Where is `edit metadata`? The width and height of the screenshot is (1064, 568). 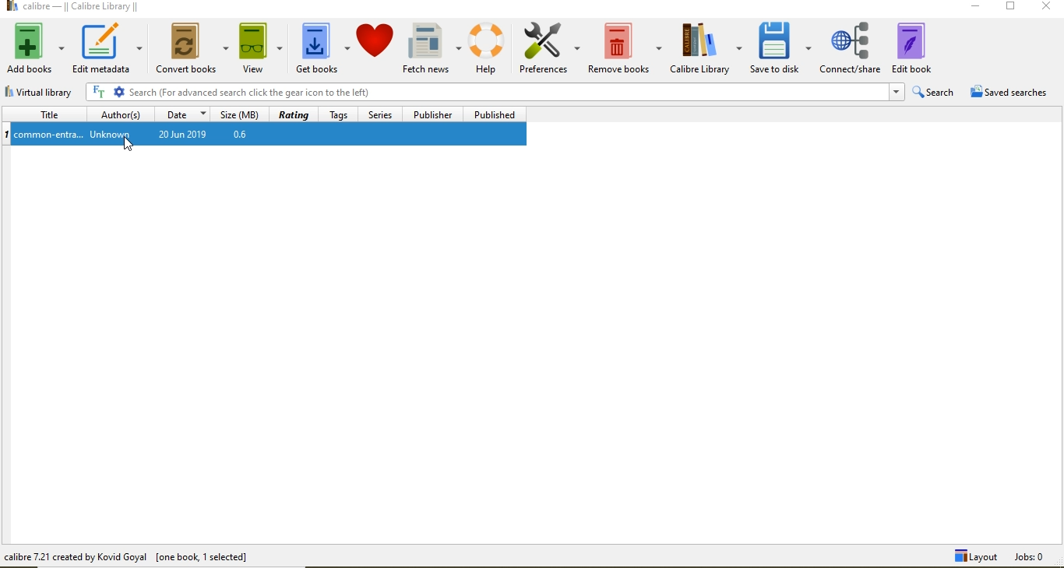 edit metadata is located at coordinates (106, 48).